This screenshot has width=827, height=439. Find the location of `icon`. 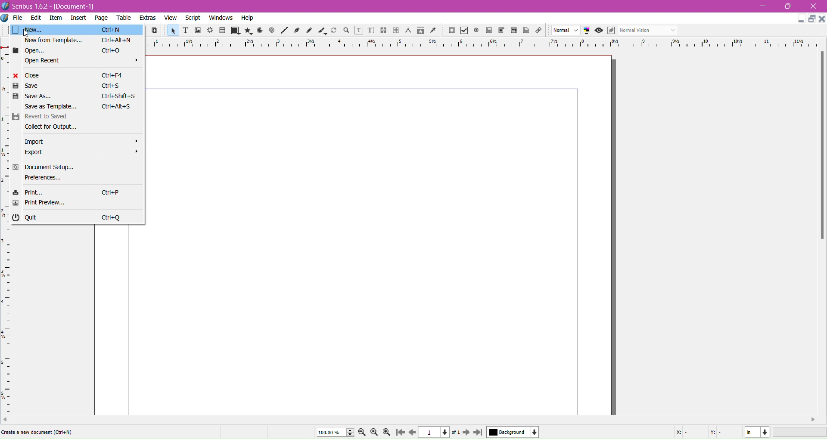

icon is located at coordinates (357, 30).